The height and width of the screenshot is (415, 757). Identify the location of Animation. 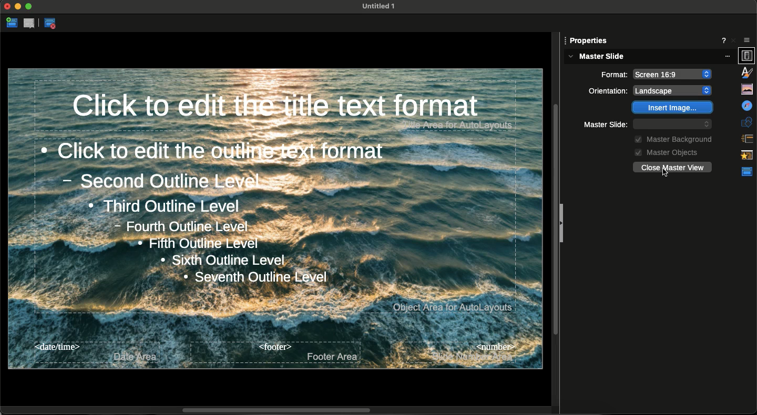
(747, 137).